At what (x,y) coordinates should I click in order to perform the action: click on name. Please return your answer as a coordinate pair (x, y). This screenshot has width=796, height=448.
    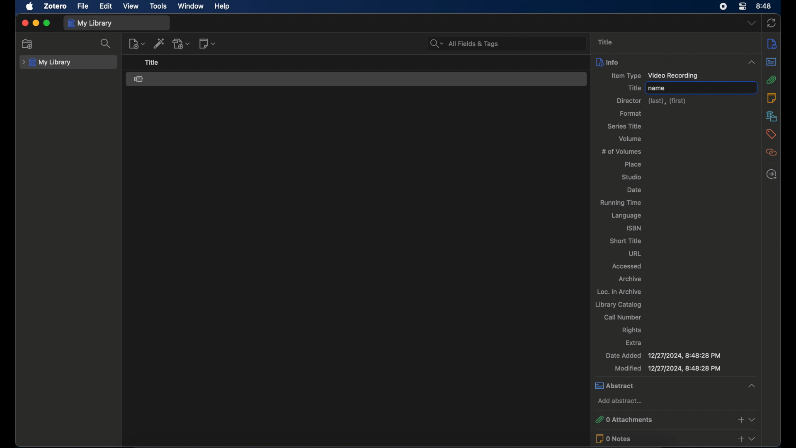
    Looking at the image, I should click on (656, 88).